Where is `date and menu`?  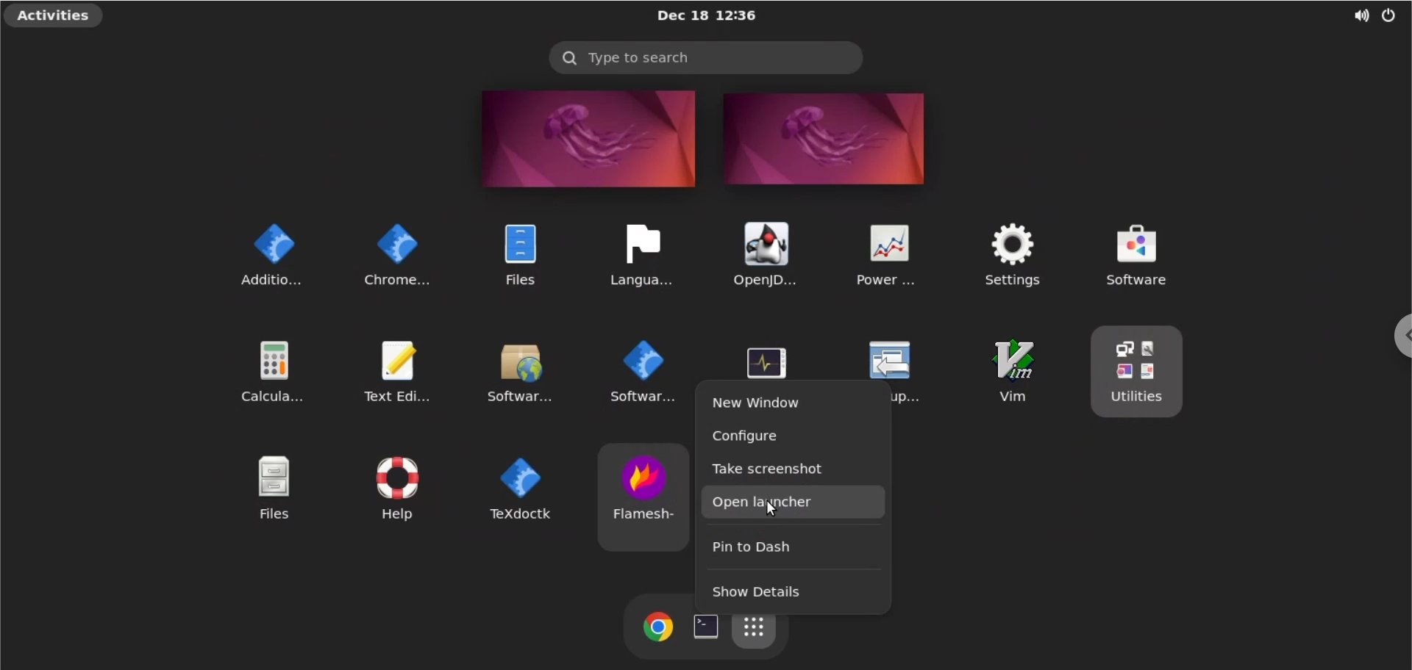
date and menu is located at coordinates (705, 16).